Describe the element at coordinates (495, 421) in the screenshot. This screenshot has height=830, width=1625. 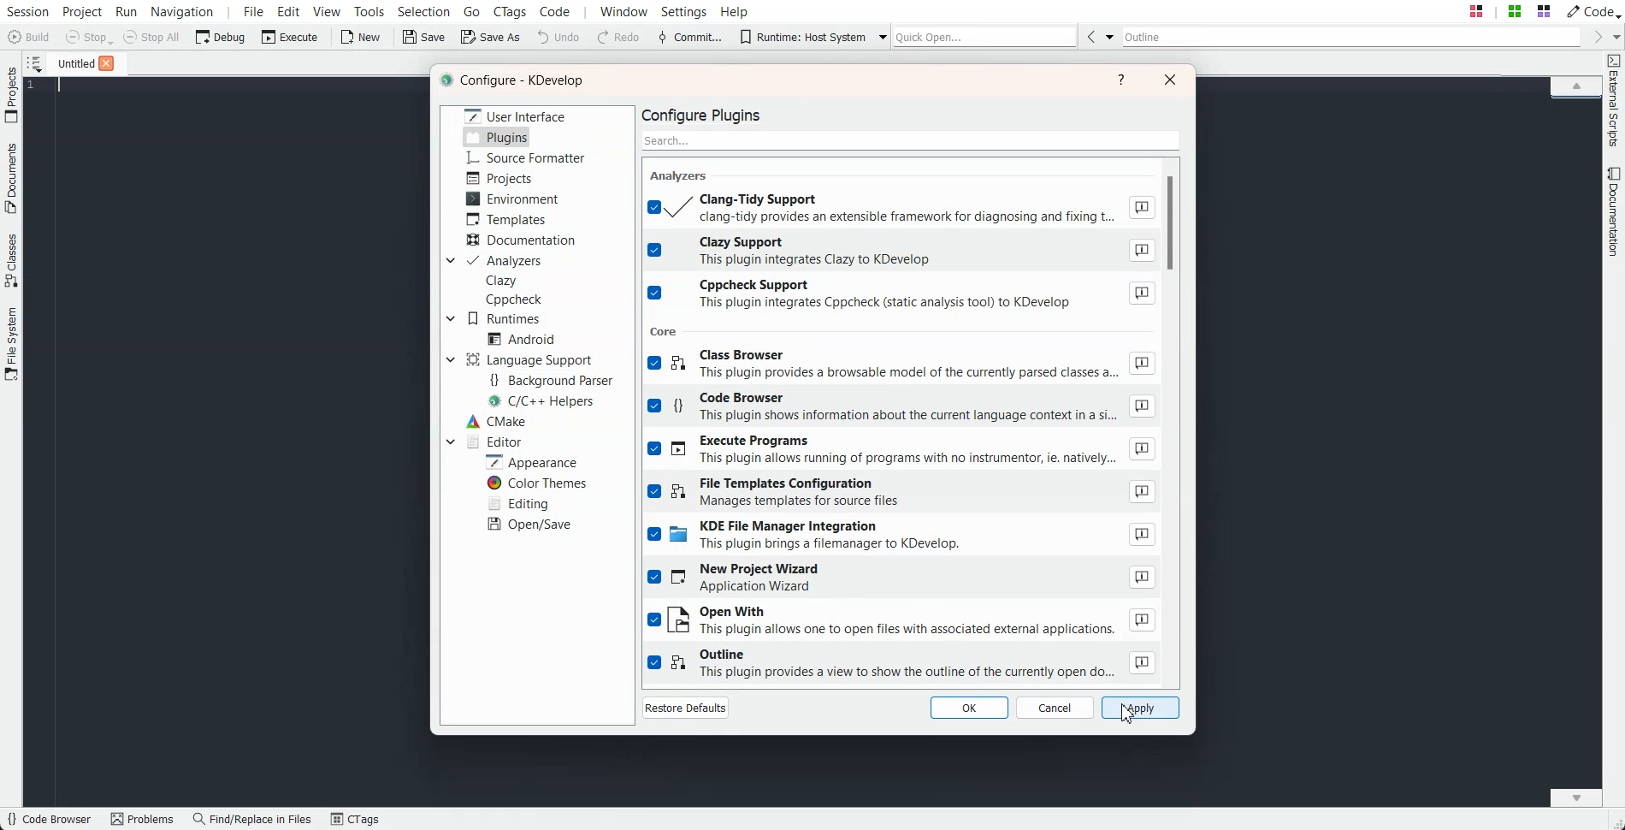
I see `CMake` at that location.